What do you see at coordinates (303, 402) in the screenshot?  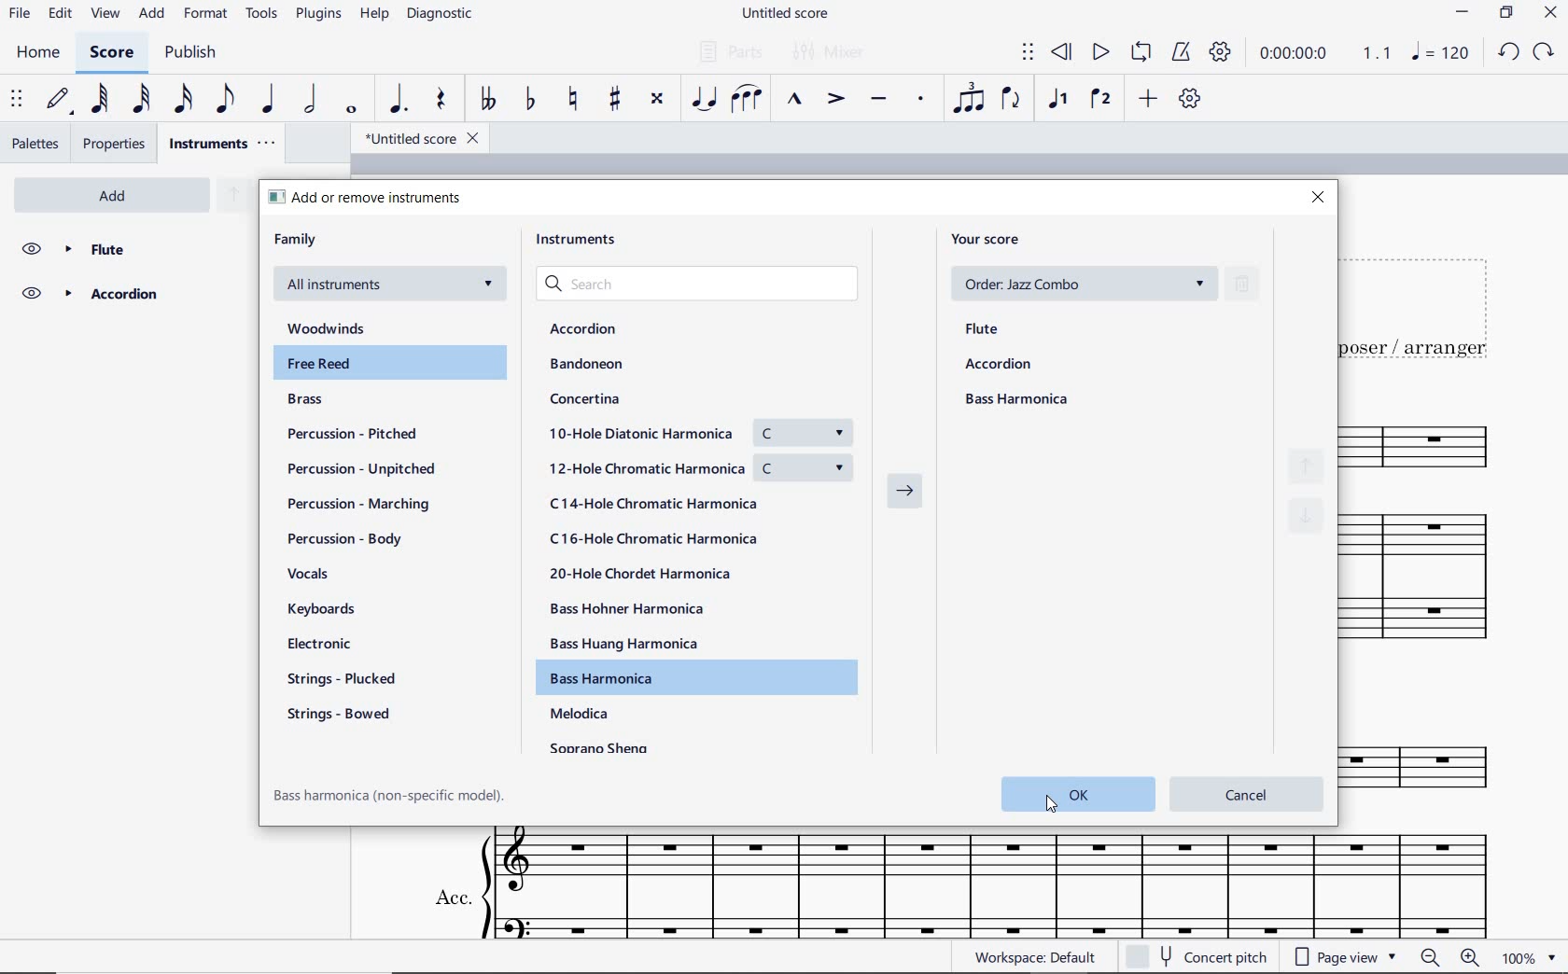 I see `brass` at bounding box center [303, 402].